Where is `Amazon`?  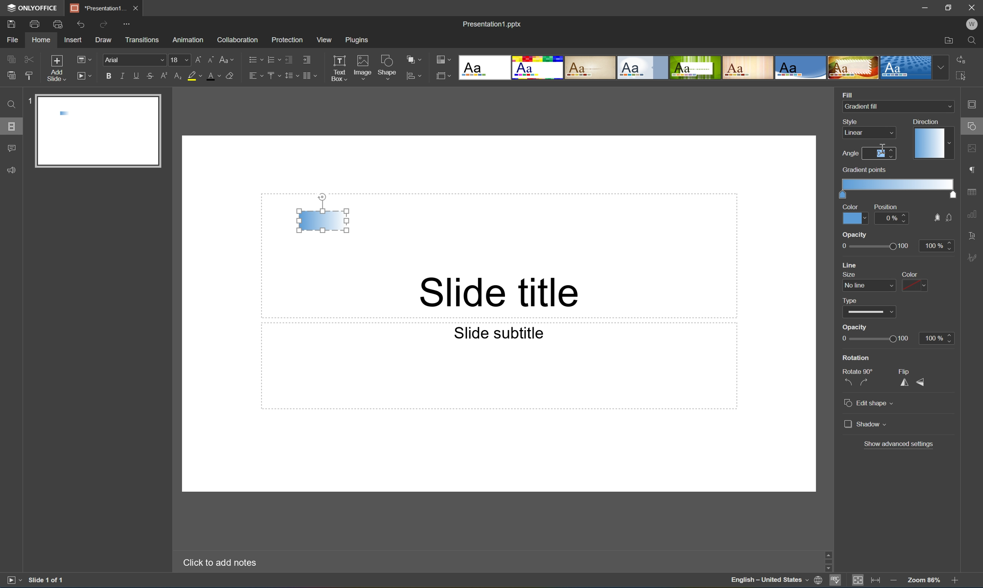 Amazon is located at coordinates (189, 39).